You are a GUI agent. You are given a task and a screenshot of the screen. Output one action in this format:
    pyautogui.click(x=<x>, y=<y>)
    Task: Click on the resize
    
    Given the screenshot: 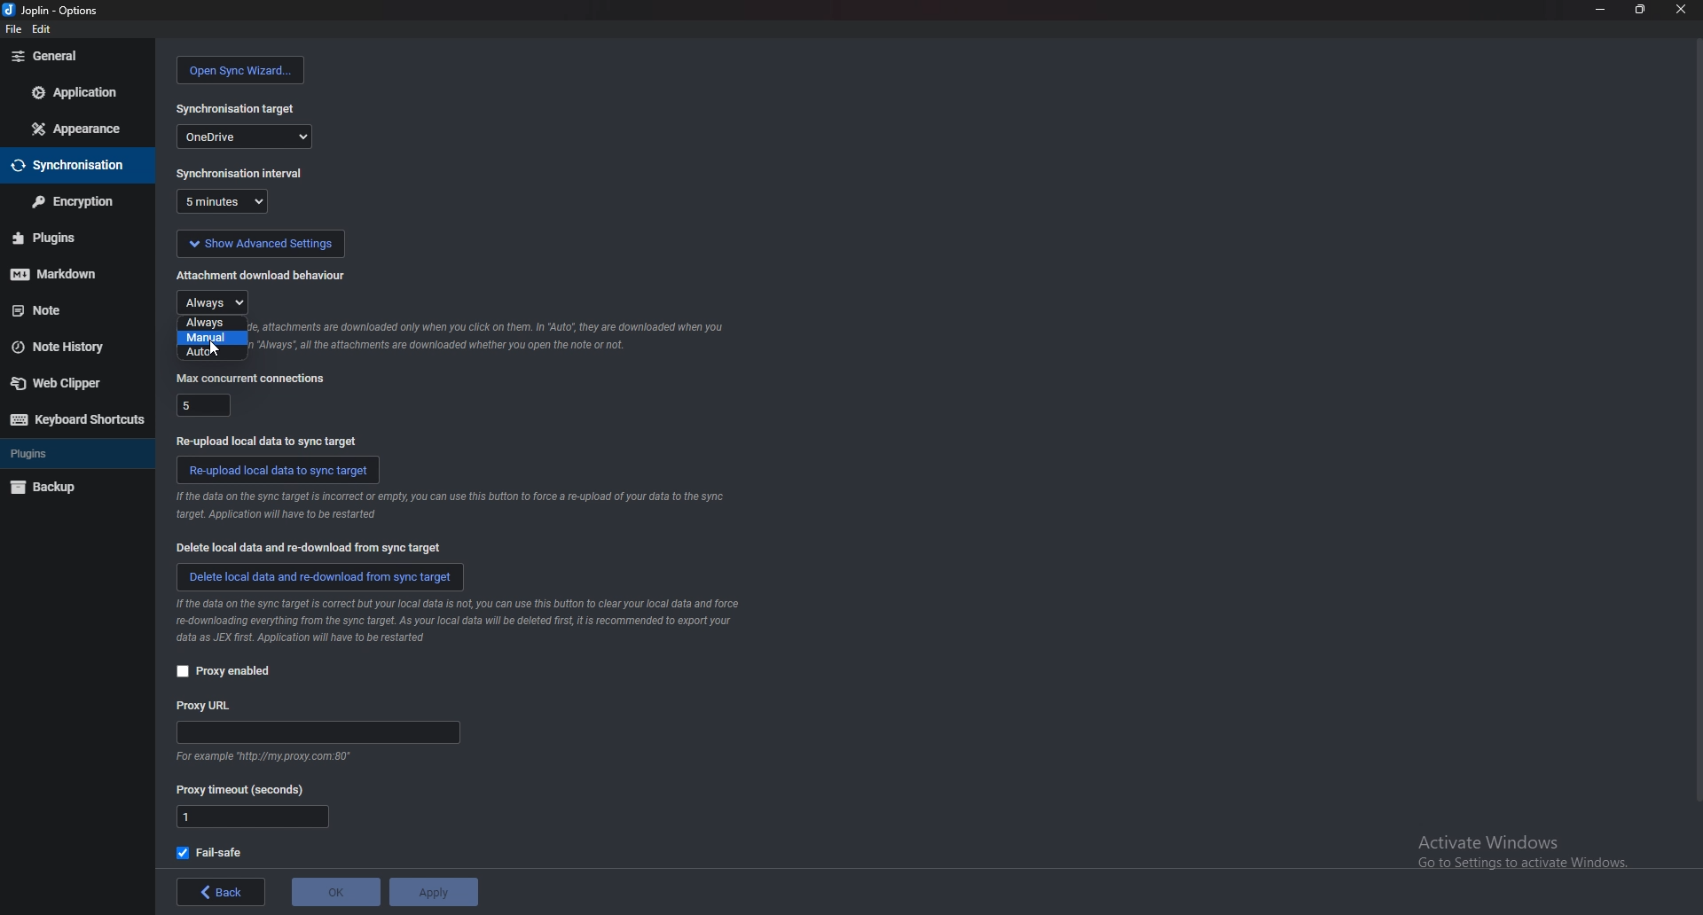 What is the action you would take?
    pyautogui.click(x=1636, y=9)
    